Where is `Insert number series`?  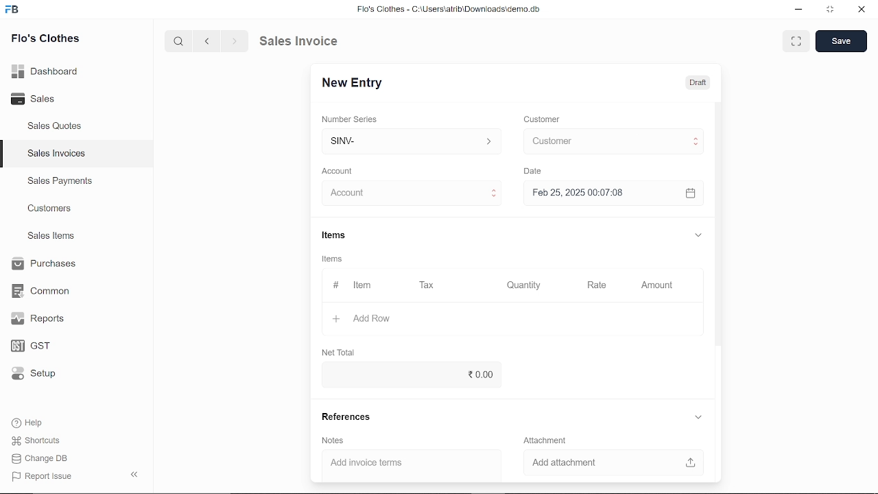
Insert number series is located at coordinates (412, 139).